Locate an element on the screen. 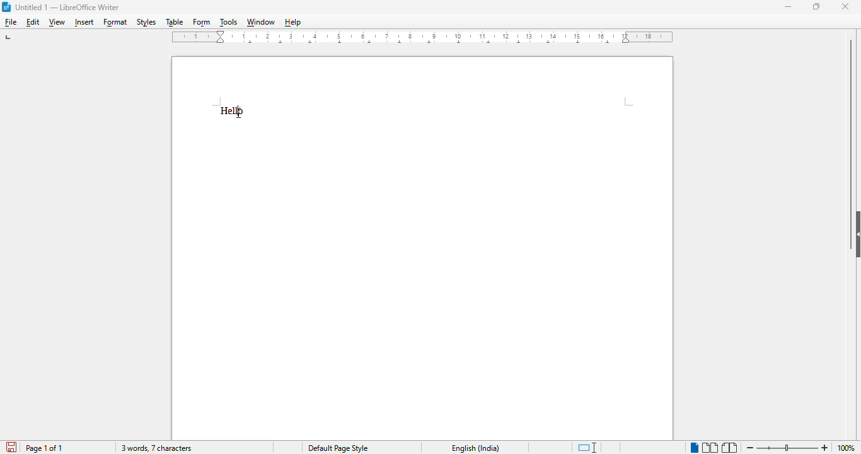 This screenshot has height=454, width=861. minimize is located at coordinates (789, 7).